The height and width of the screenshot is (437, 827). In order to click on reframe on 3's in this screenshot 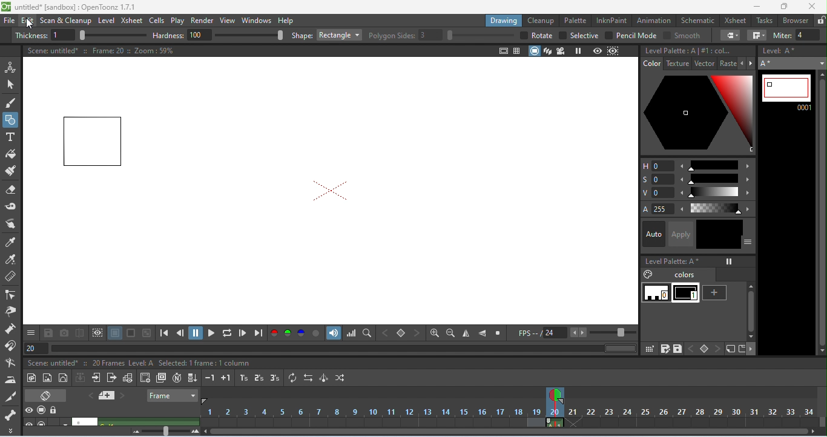, I will do `click(275, 378)`.